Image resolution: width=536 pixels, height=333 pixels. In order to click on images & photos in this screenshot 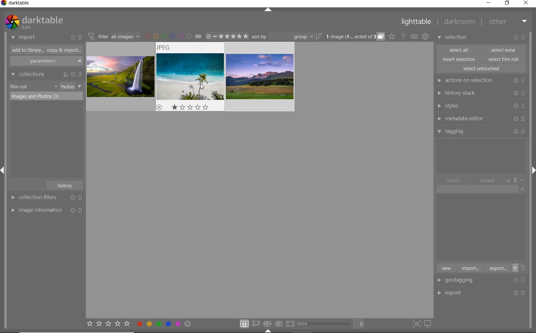, I will do `click(47, 97)`.